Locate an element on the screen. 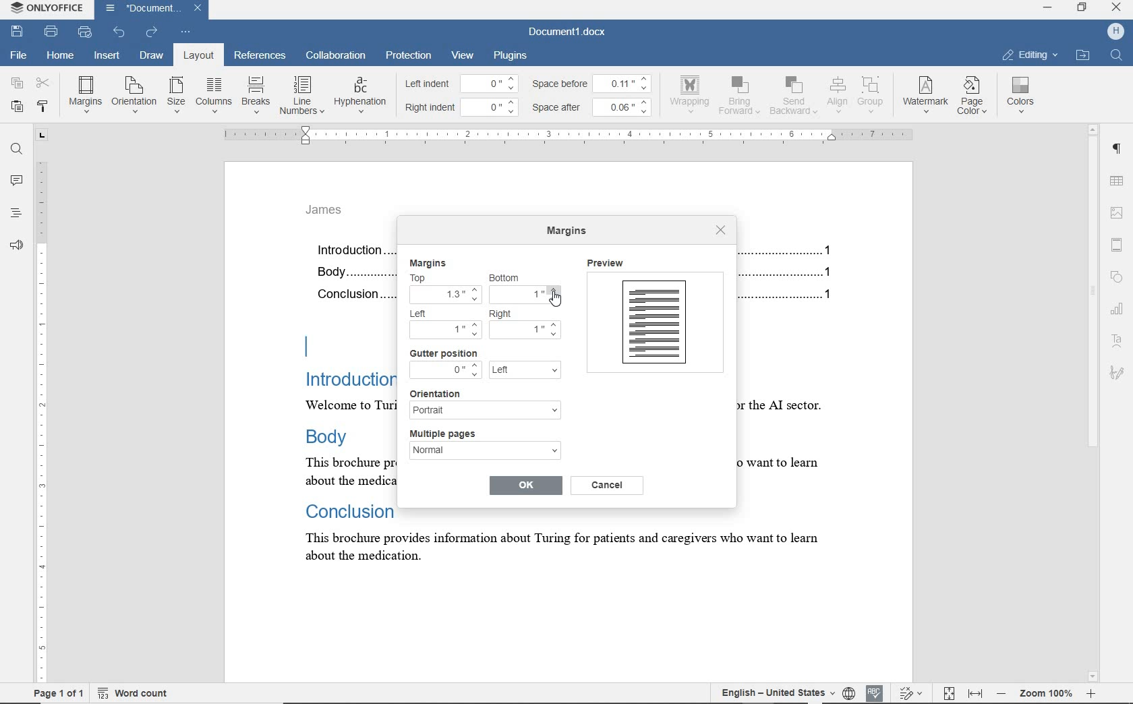 The image size is (1133, 704). 0.11 is located at coordinates (626, 82).